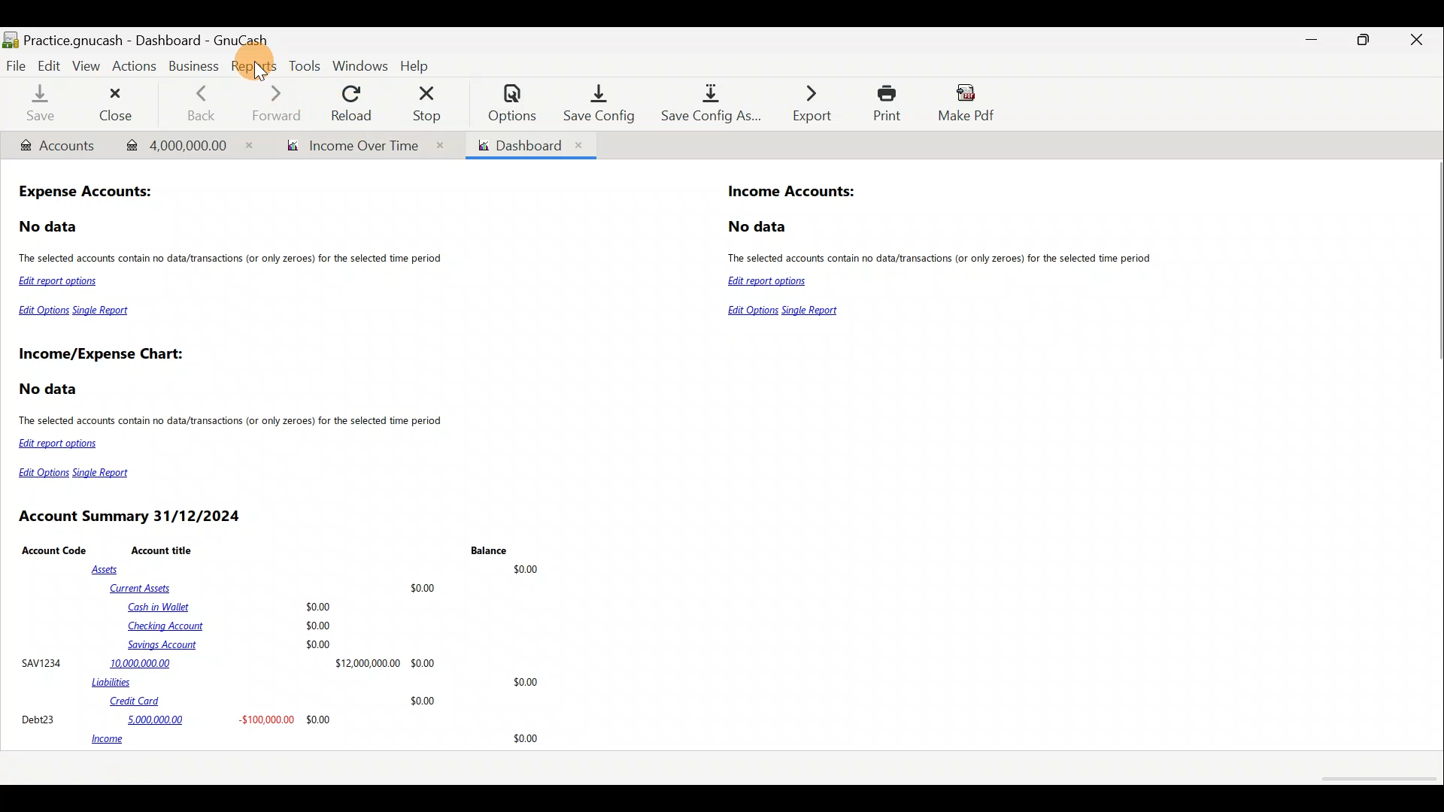 The height and width of the screenshot is (812, 1444). What do you see at coordinates (1367, 44) in the screenshot?
I see `Maximise` at bounding box center [1367, 44].